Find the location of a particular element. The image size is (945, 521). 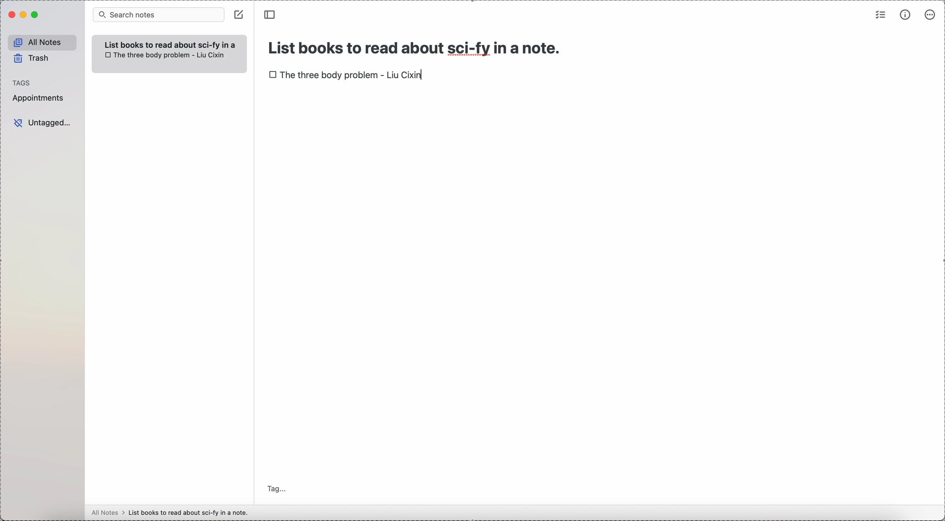

tag... is located at coordinates (277, 484).